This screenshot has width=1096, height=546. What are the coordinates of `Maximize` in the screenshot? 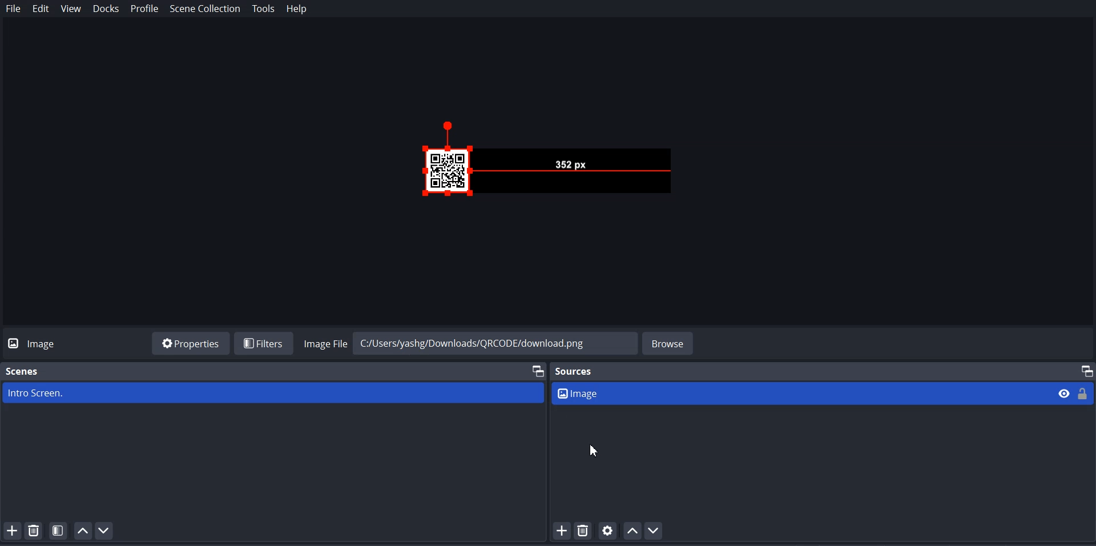 It's located at (536, 370).